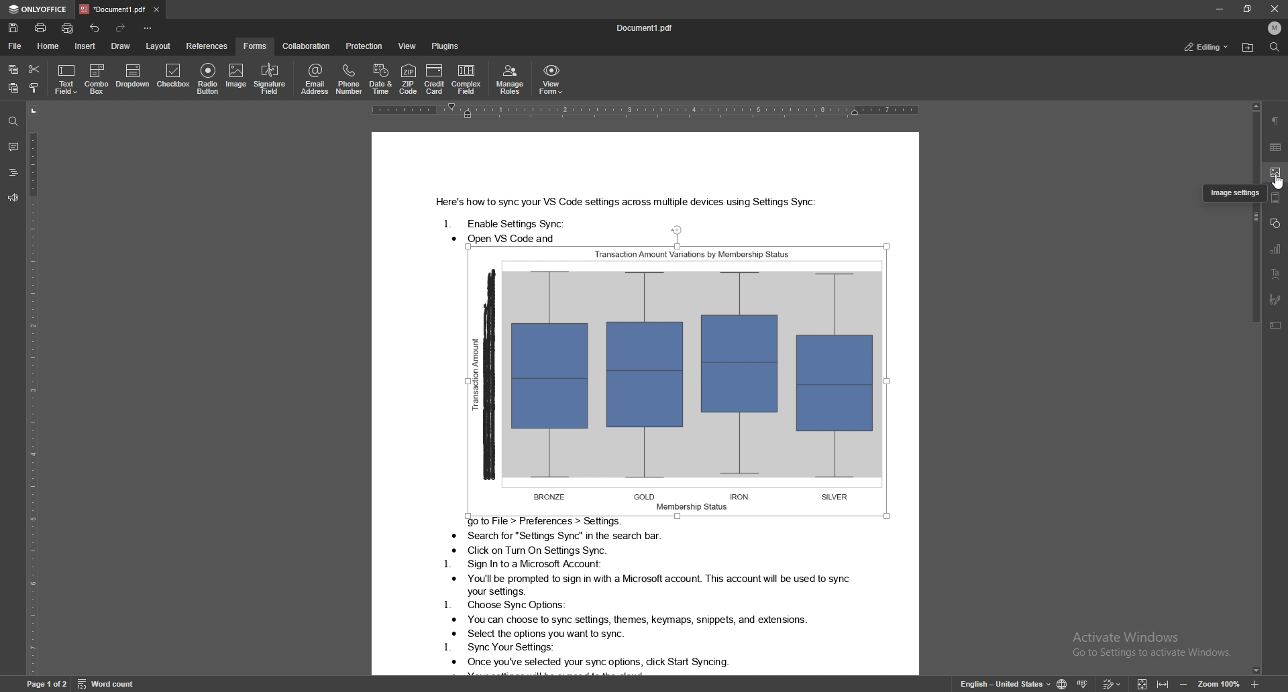 This screenshot has width=1288, height=692. What do you see at coordinates (447, 45) in the screenshot?
I see `plugins` at bounding box center [447, 45].